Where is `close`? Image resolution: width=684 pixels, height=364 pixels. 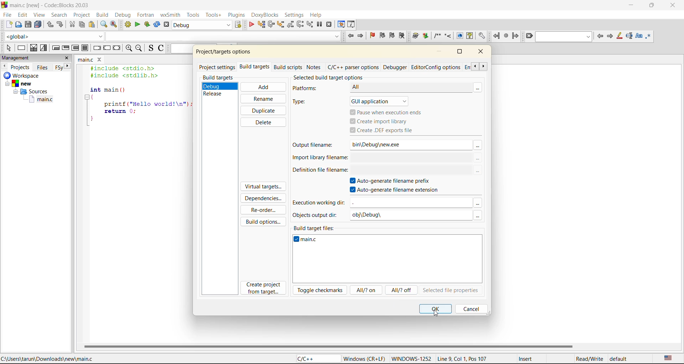 close is located at coordinates (481, 52).